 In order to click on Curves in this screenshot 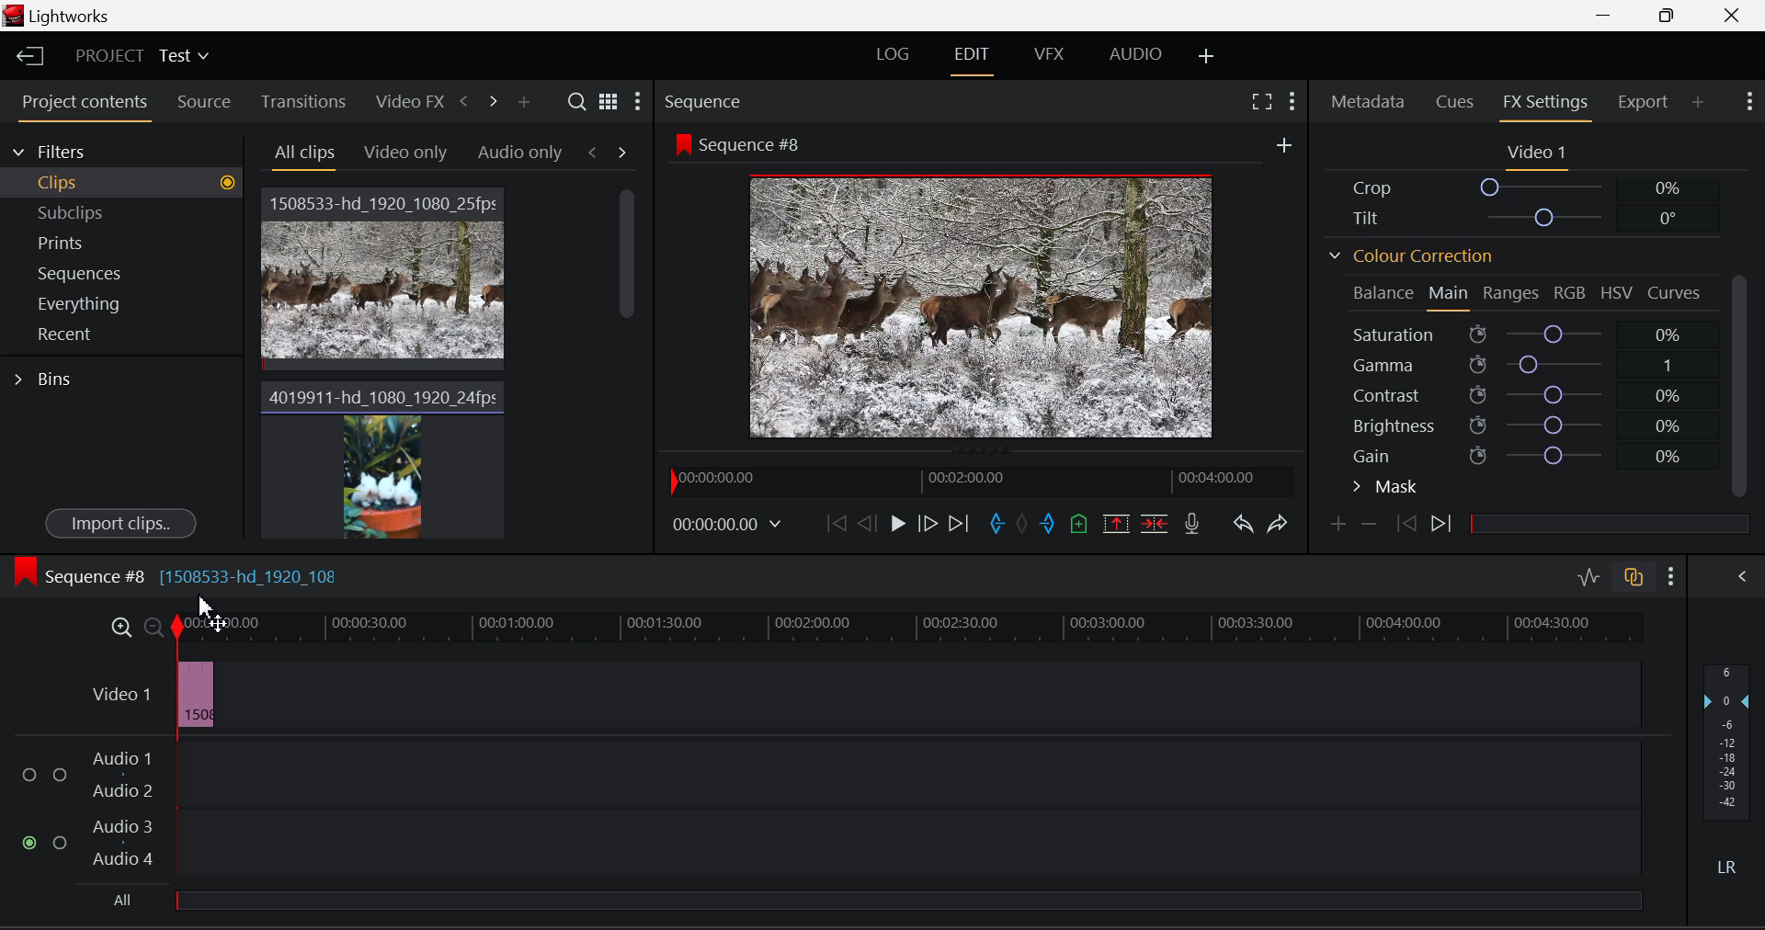, I will do `click(1677, 292)`.